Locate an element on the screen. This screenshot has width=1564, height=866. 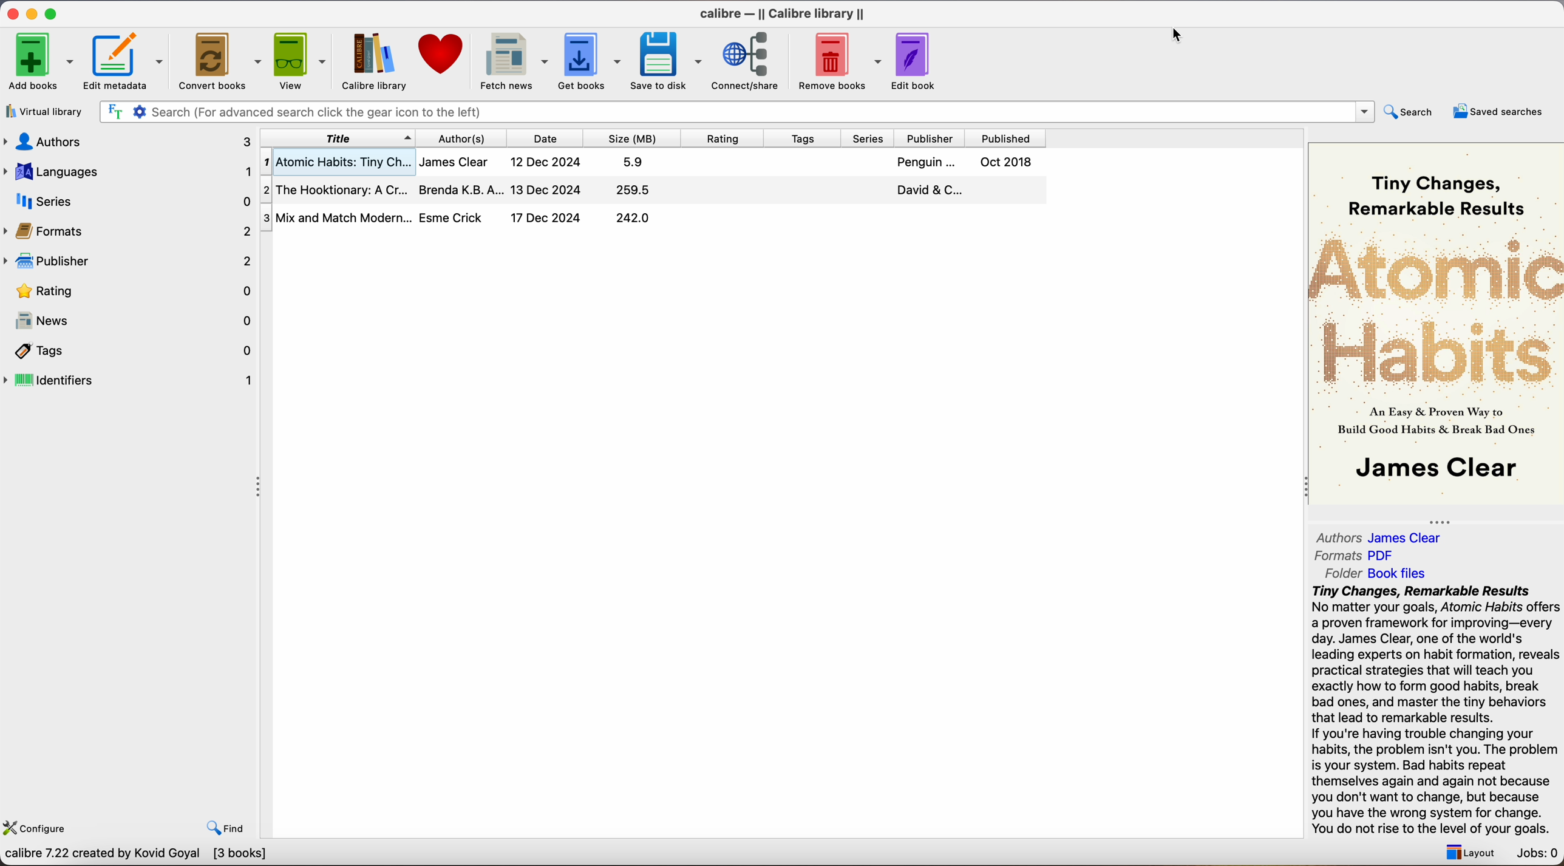
Atomic Habits: Tiny Ch... is located at coordinates (654, 162).